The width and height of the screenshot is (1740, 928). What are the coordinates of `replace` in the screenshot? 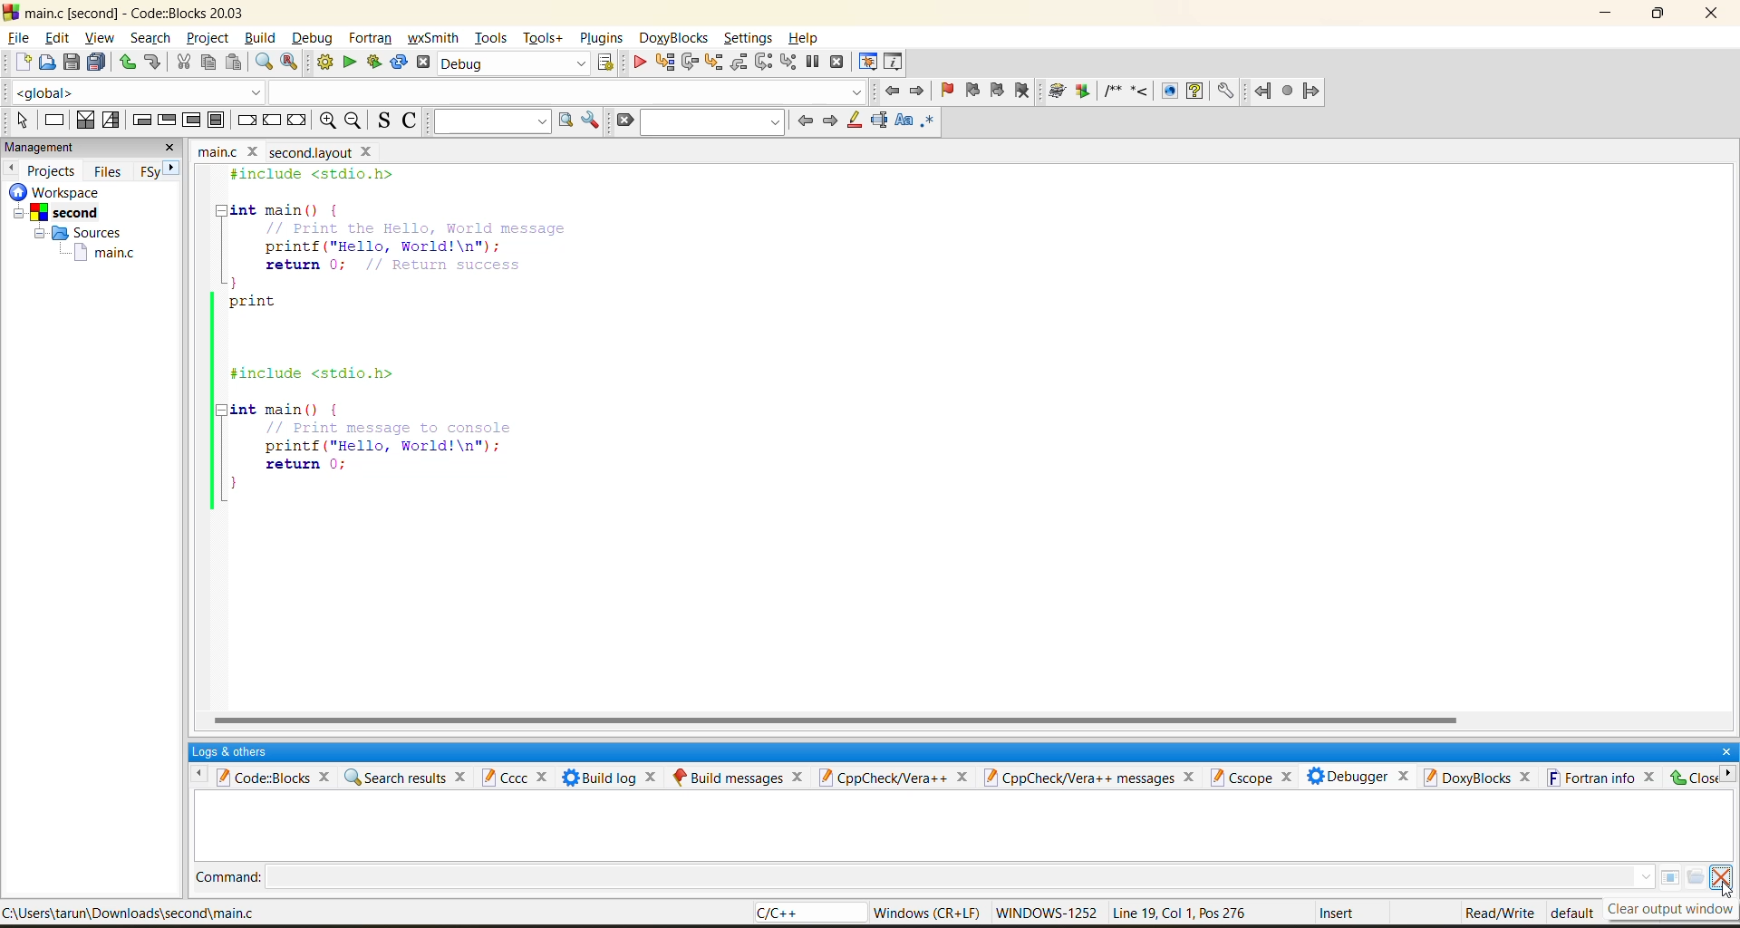 It's located at (346, 63).